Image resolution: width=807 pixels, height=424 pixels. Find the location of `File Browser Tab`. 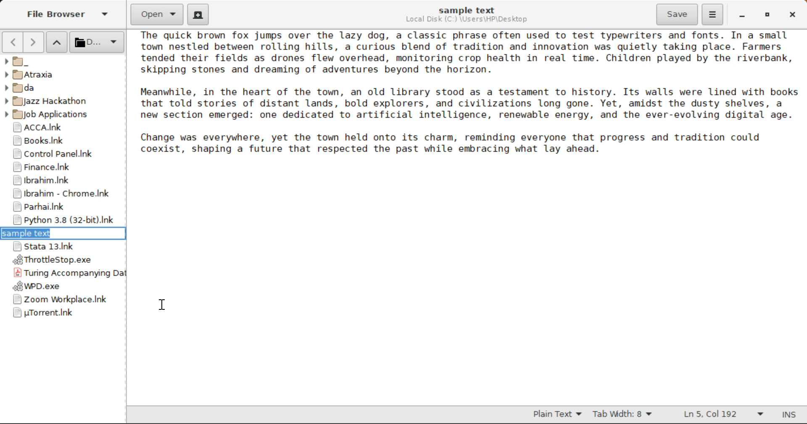

File Browser Tab is located at coordinates (66, 15).